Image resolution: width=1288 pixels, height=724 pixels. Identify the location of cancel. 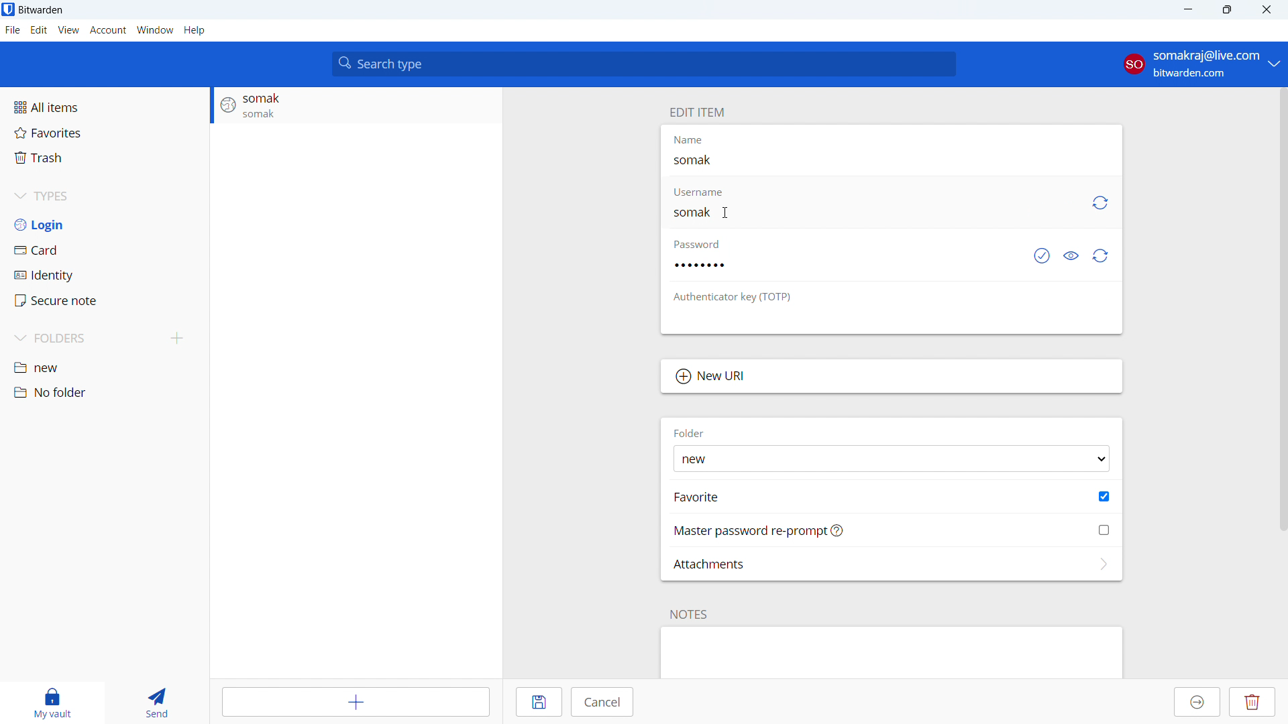
(603, 703).